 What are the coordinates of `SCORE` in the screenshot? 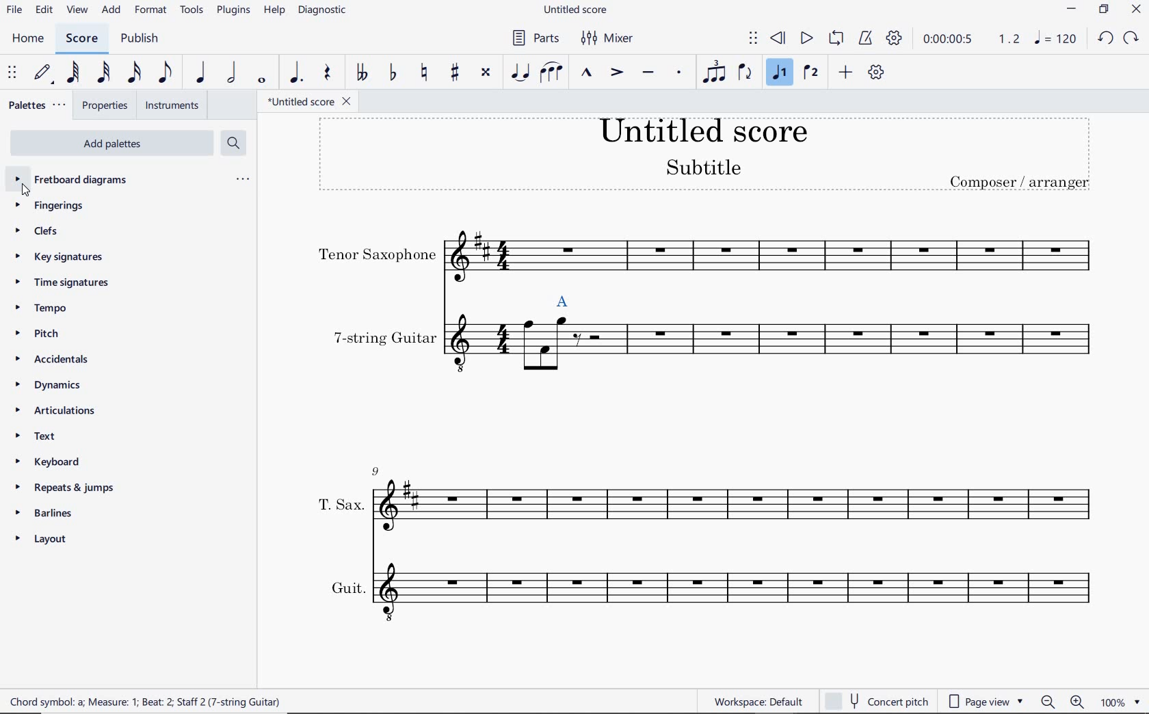 It's located at (83, 38).